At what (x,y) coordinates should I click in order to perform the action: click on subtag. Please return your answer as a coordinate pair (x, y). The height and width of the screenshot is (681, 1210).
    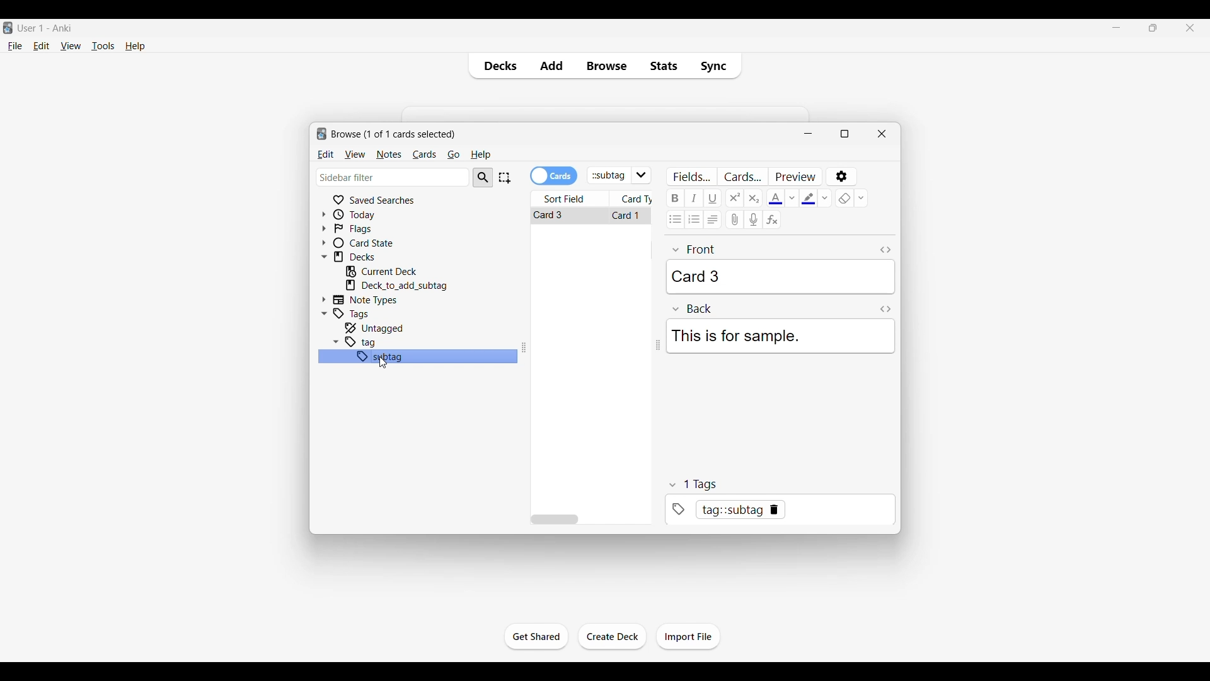
    Looking at the image, I should click on (419, 357).